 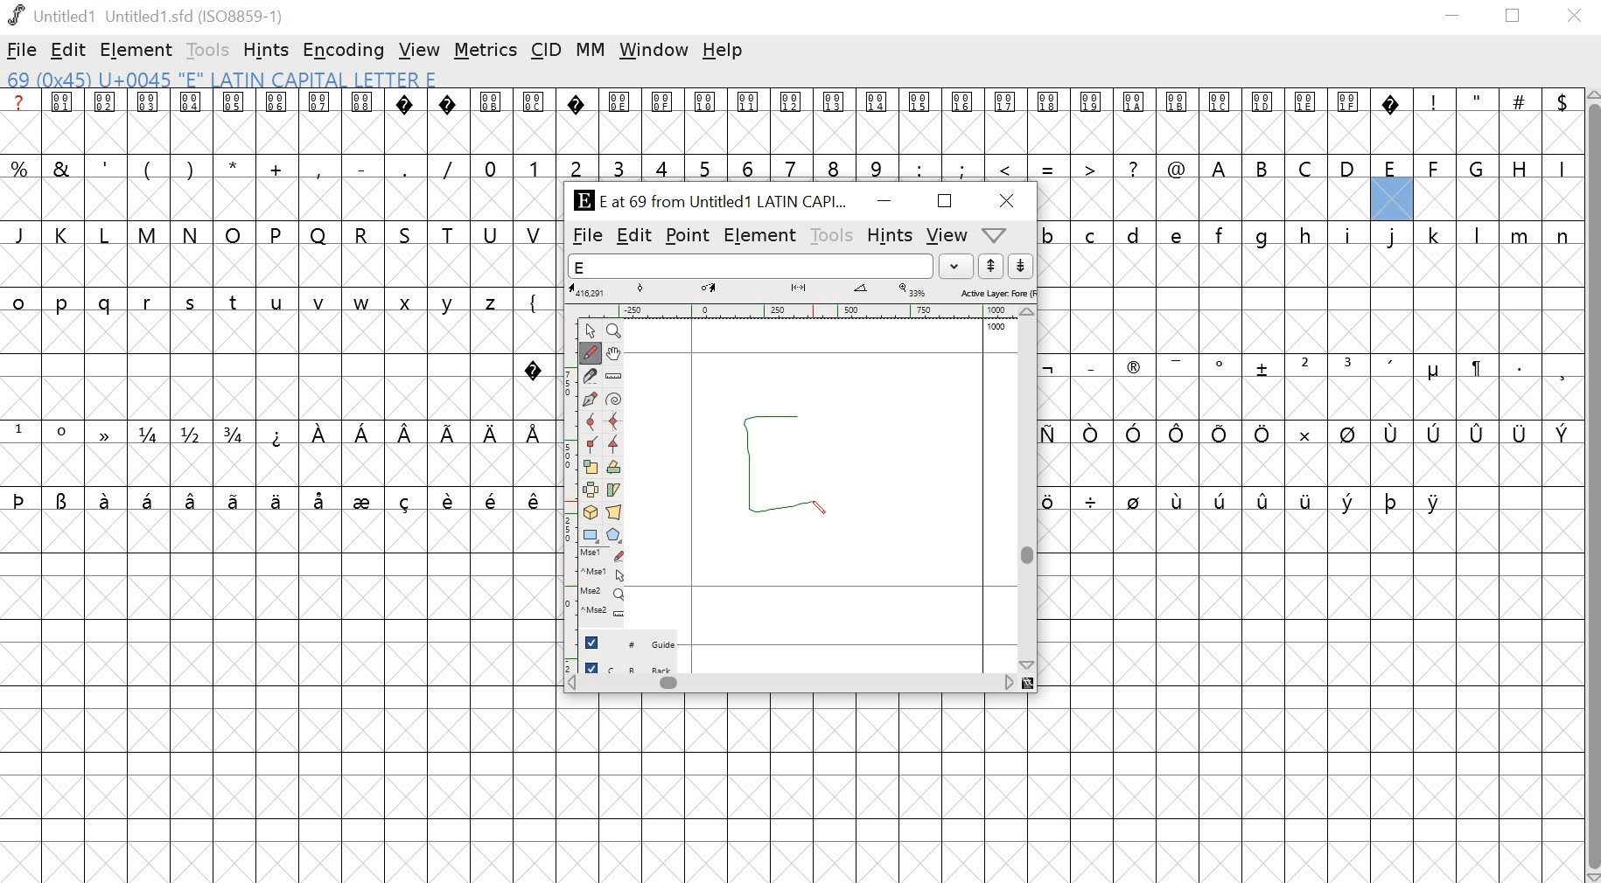 I want to click on Perspective, so click(x=616, y=514).